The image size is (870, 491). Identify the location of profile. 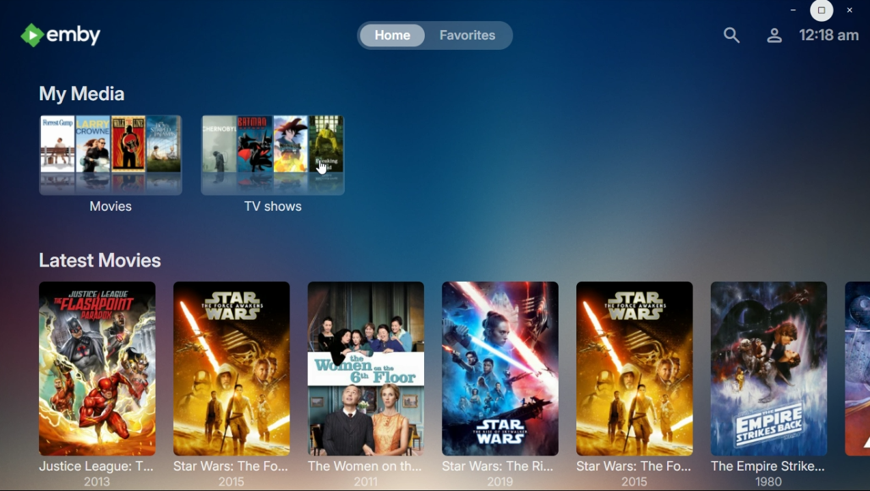
(775, 33).